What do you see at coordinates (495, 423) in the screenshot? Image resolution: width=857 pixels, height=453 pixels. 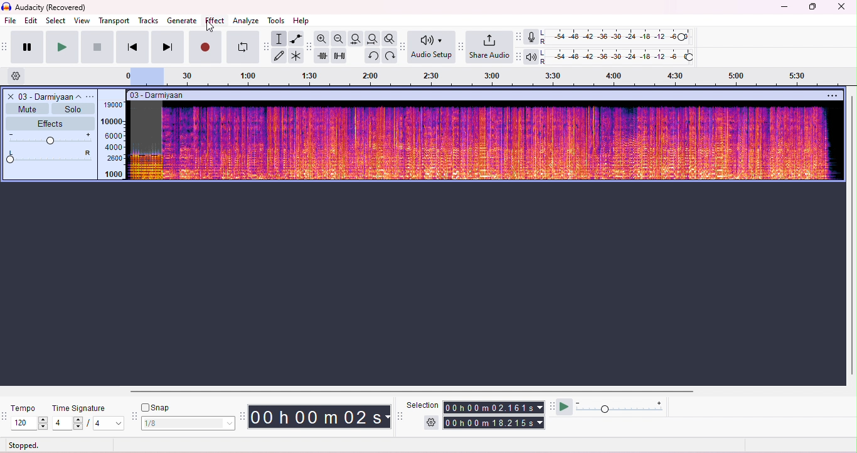 I see `total time` at bounding box center [495, 423].